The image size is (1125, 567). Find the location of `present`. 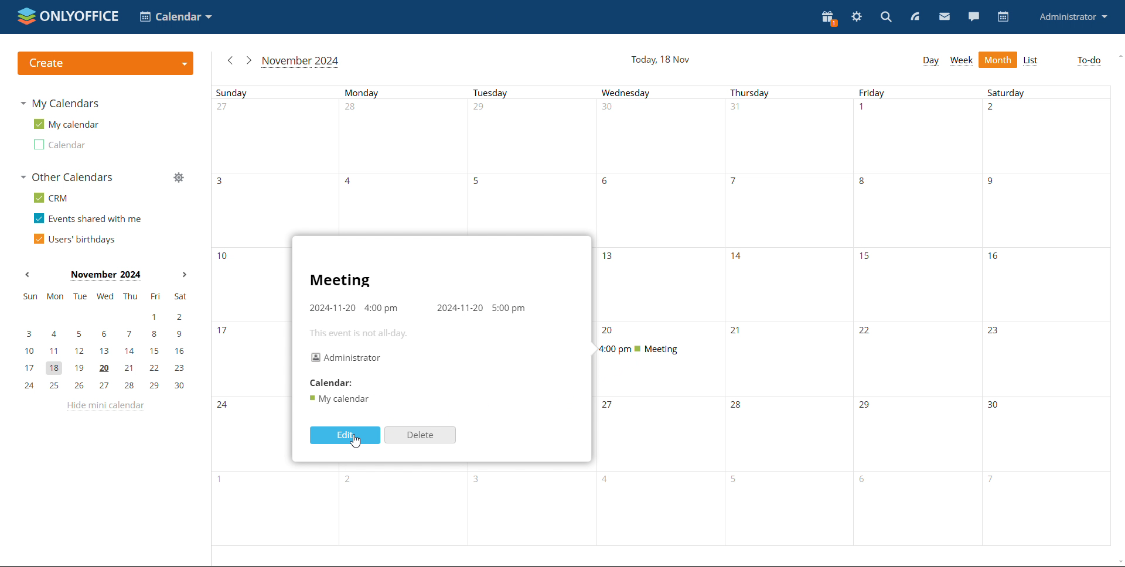

present is located at coordinates (830, 18).